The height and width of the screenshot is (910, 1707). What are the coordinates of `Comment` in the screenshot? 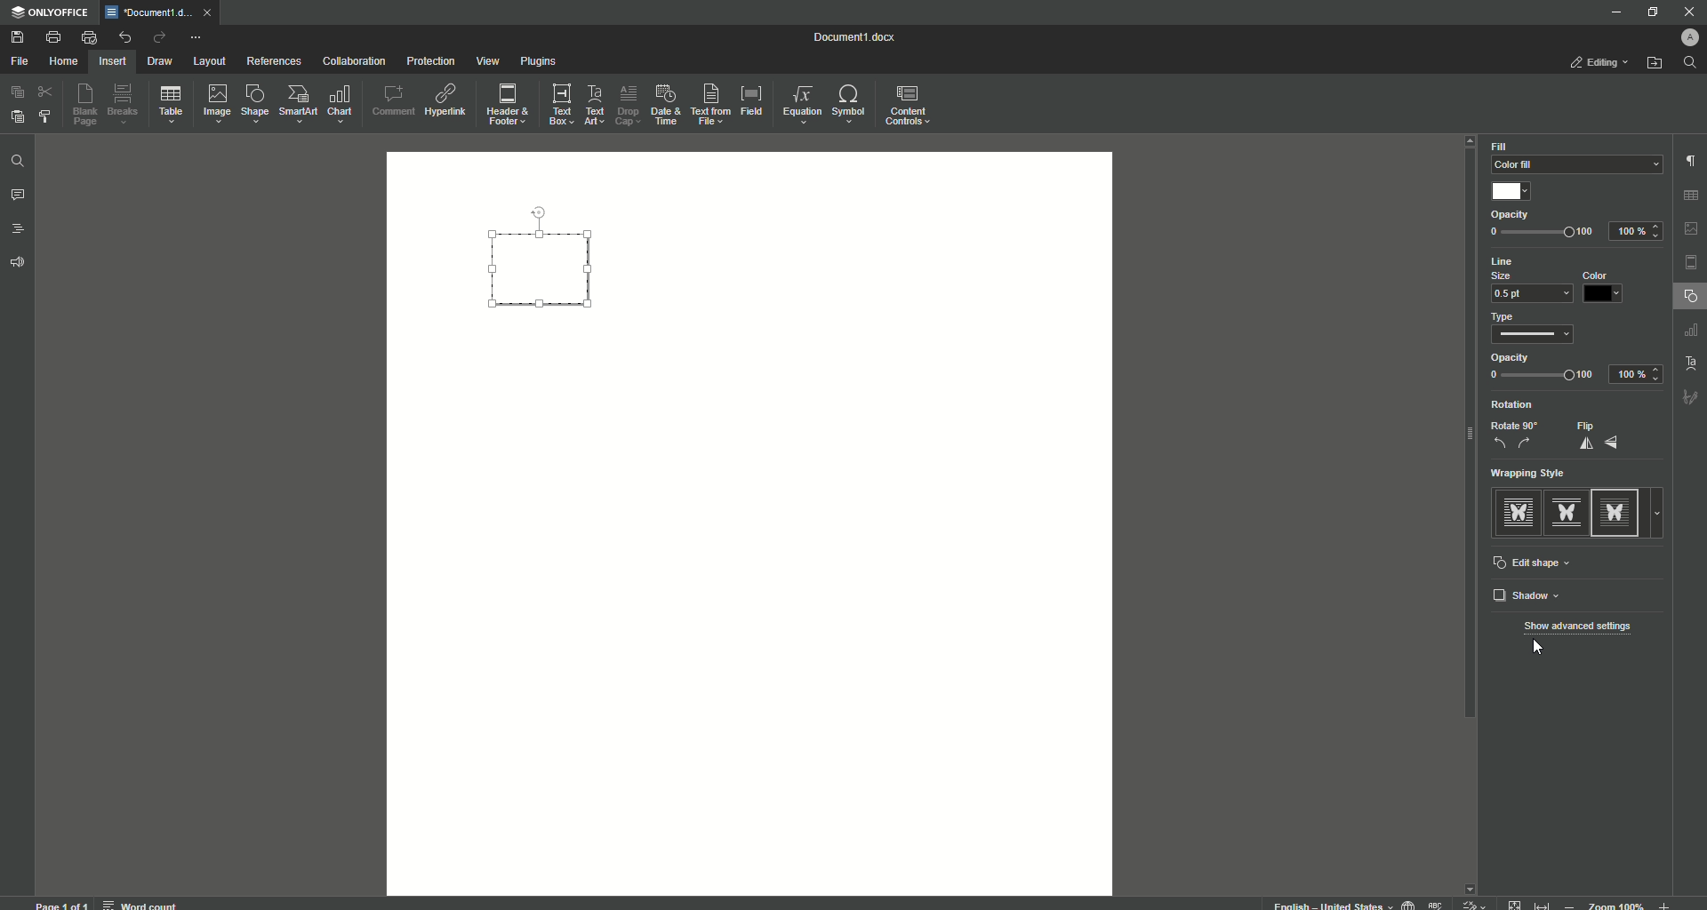 It's located at (393, 100).